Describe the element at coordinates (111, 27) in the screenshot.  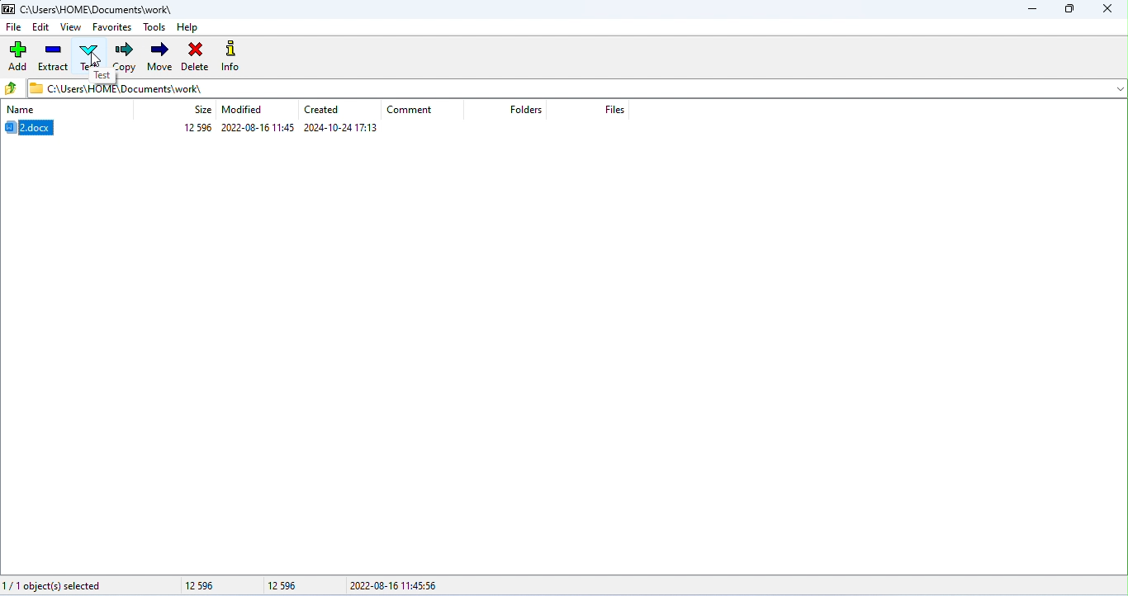
I see `favorite` at that location.